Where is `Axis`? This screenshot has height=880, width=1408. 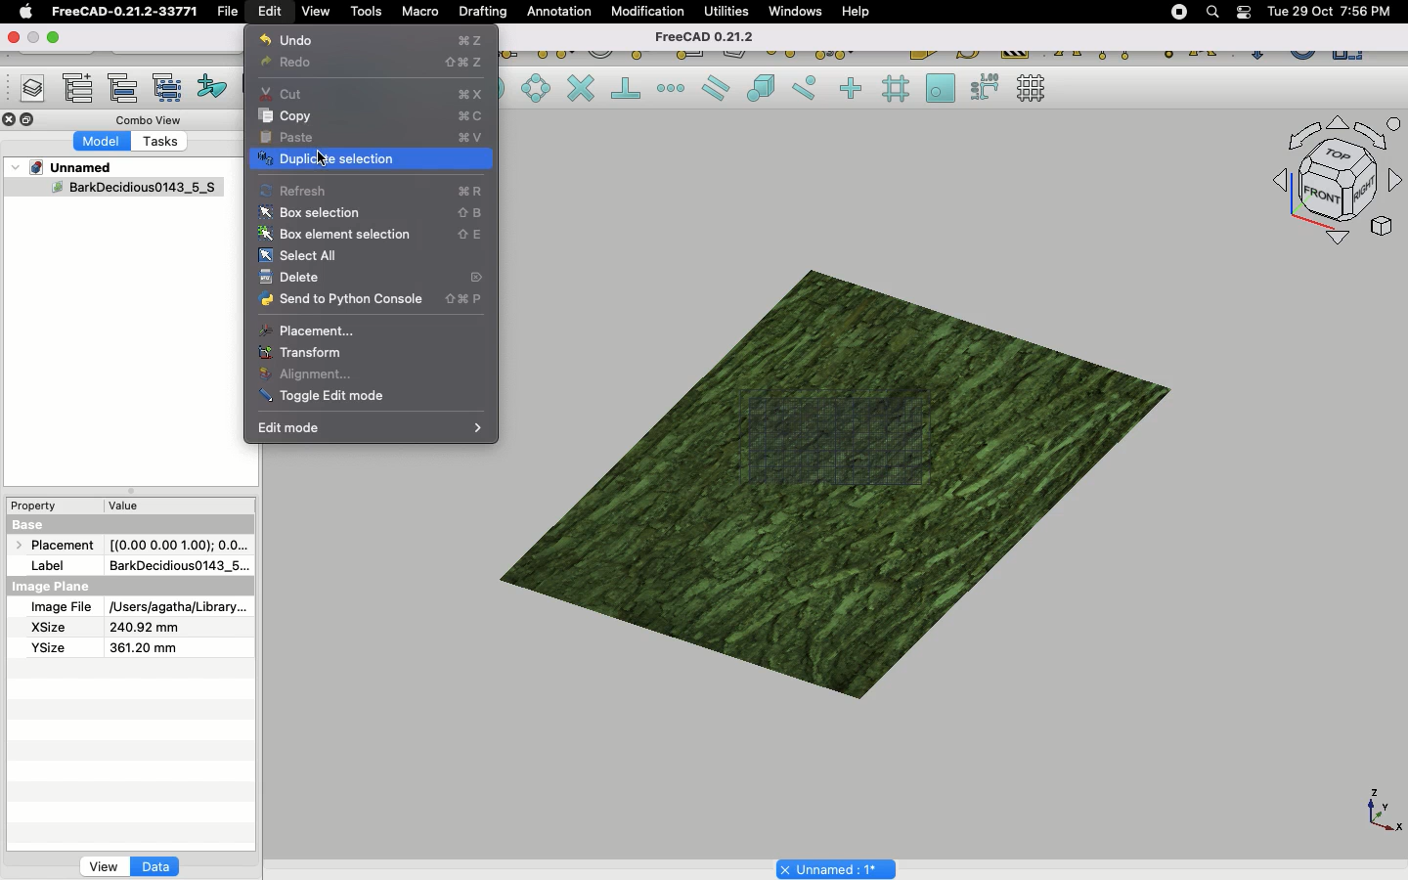 Axis is located at coordinates (1380, 809).